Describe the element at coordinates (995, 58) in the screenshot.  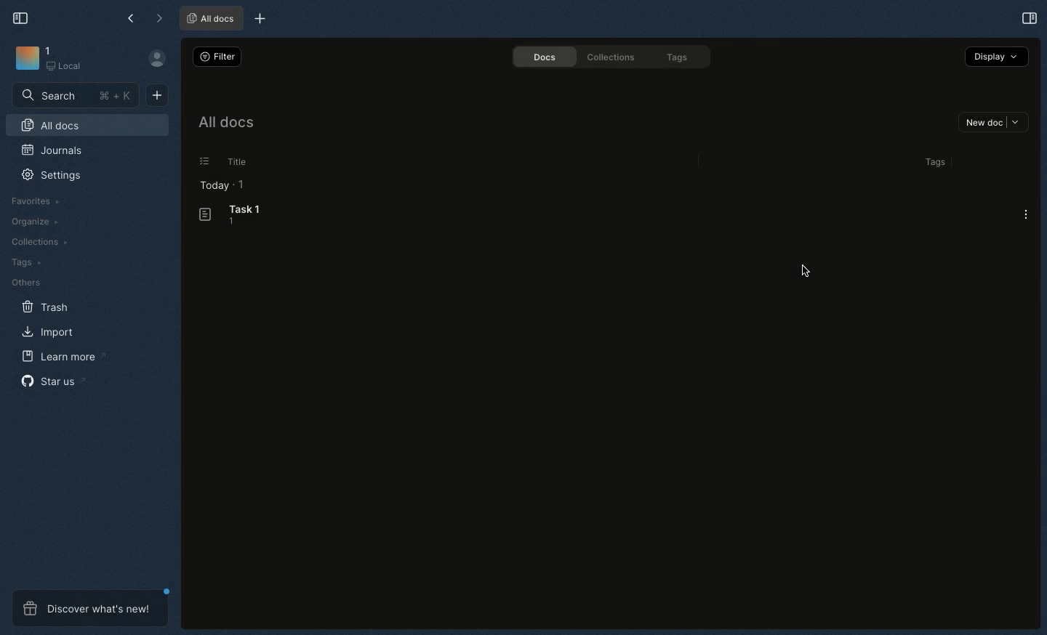
I see `Display +` at that location.